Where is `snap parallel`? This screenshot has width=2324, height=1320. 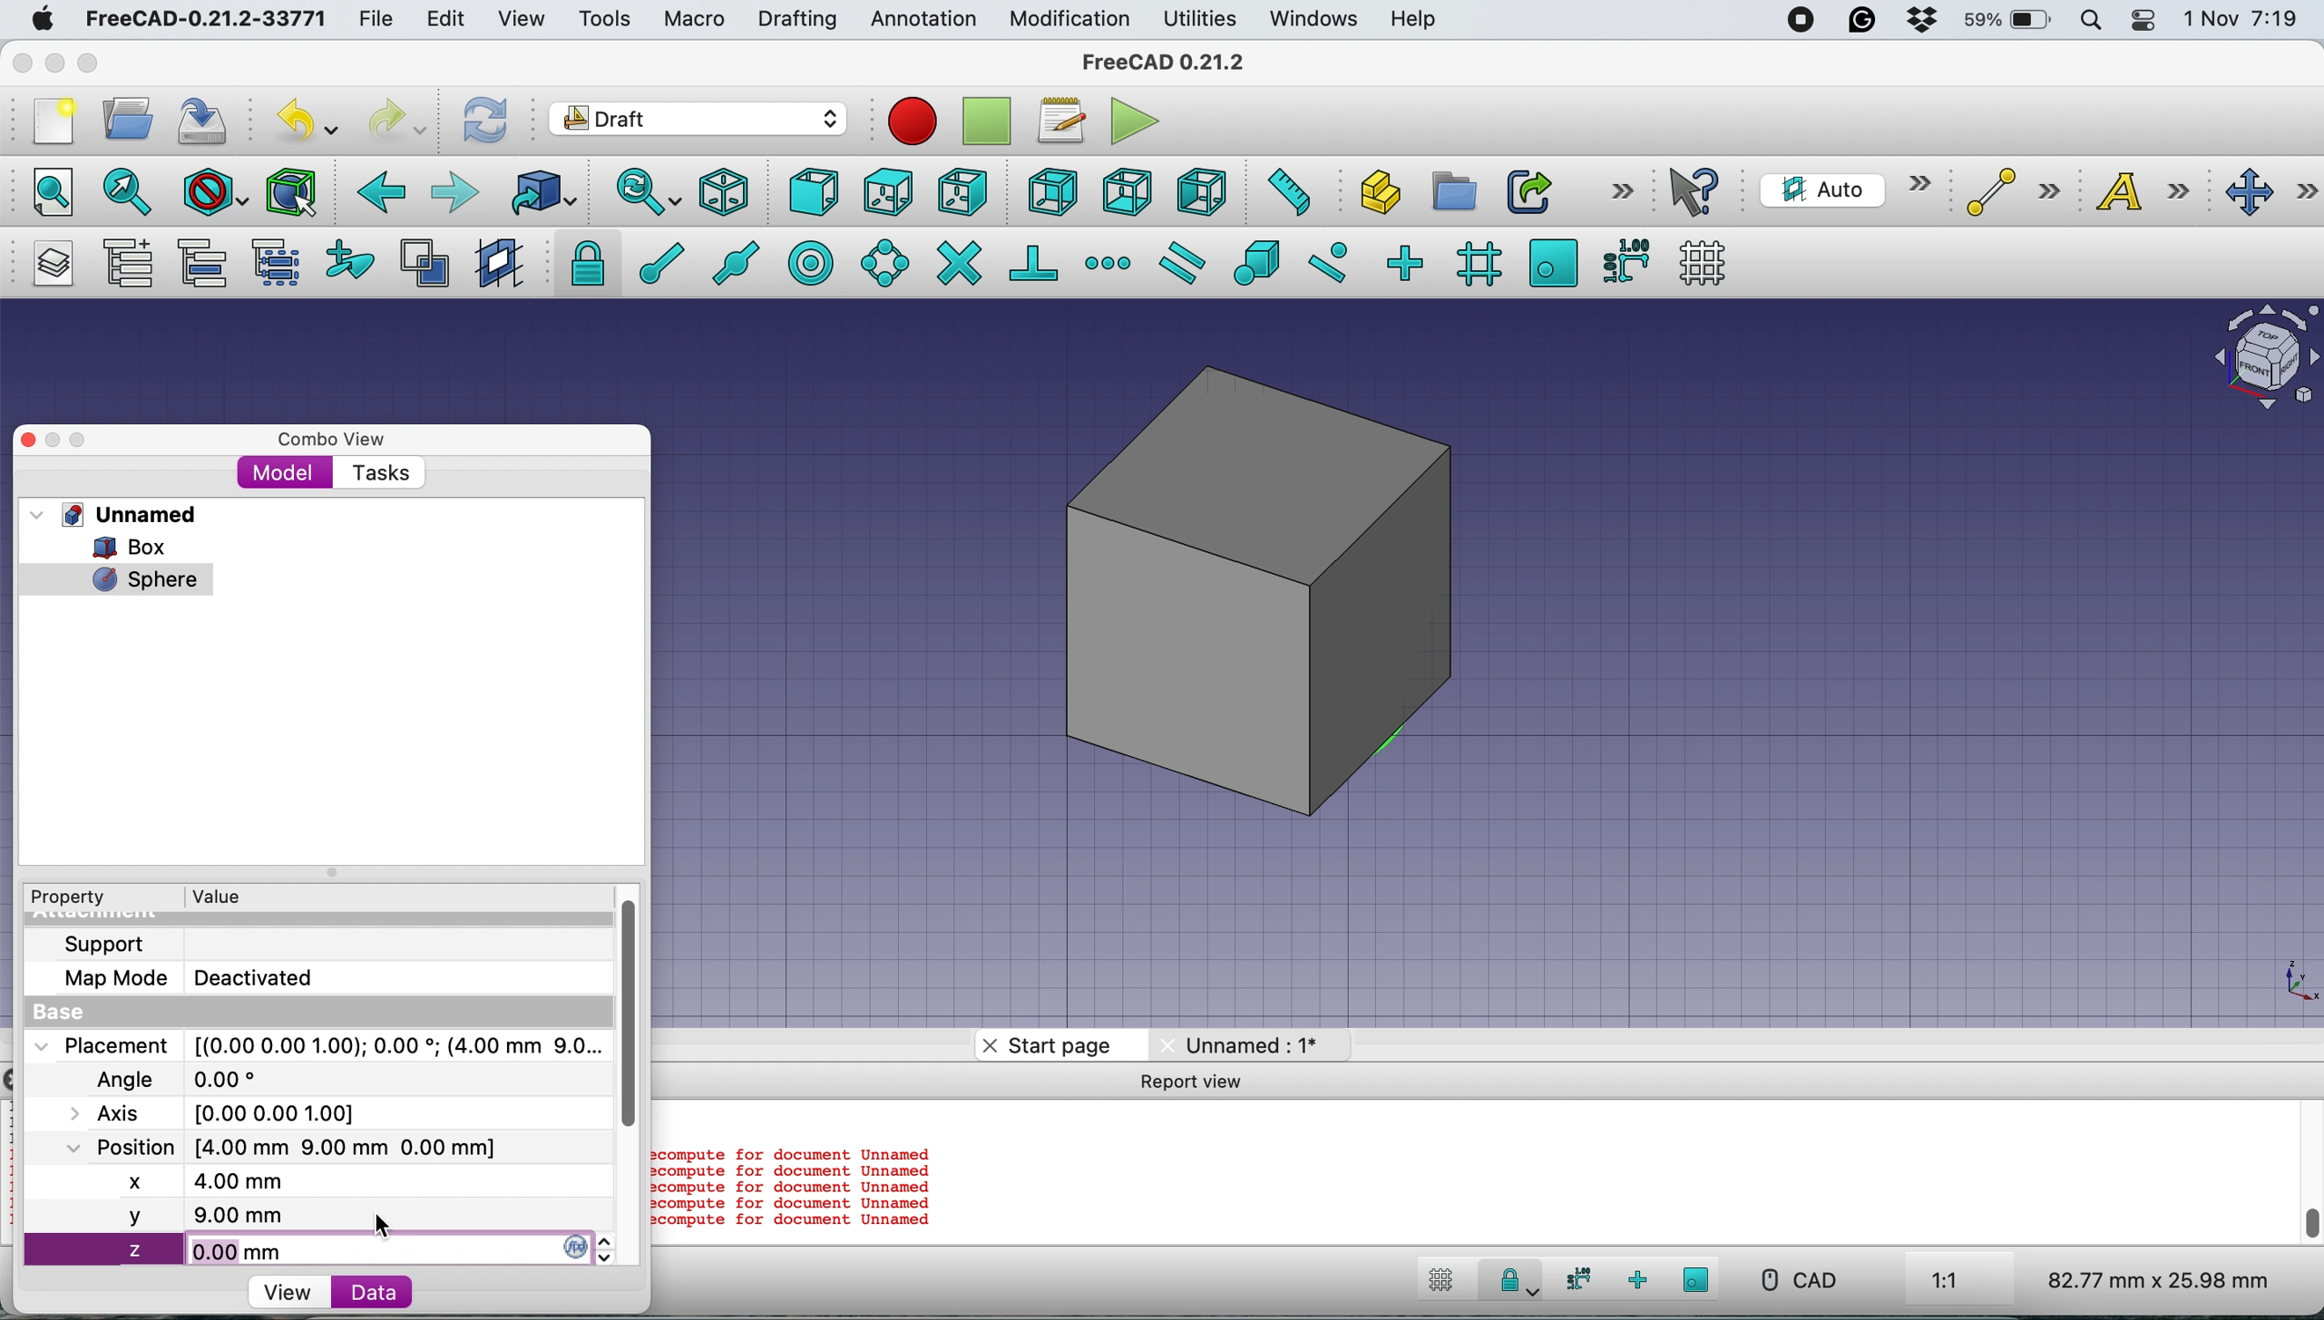 snap parallel is located at coordinates (1178, 264).